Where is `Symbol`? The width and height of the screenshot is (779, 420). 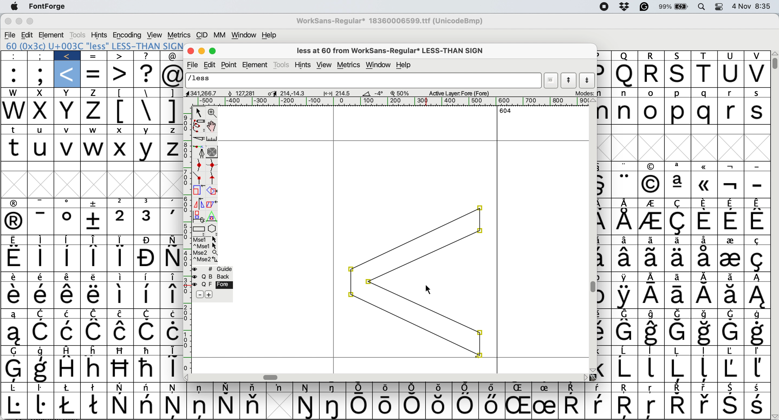 Symbol is located at coordinates (15, 315).